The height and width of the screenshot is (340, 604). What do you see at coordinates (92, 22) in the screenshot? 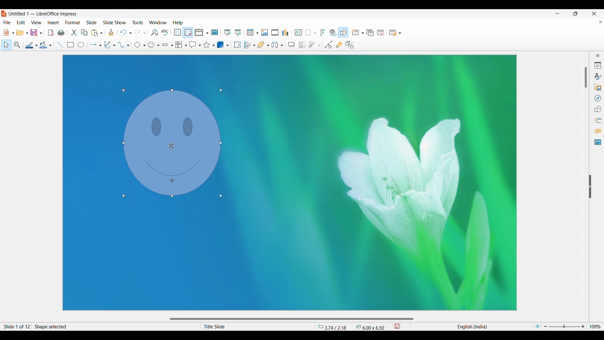
I see `Slide` at bounding box center [92, 22].